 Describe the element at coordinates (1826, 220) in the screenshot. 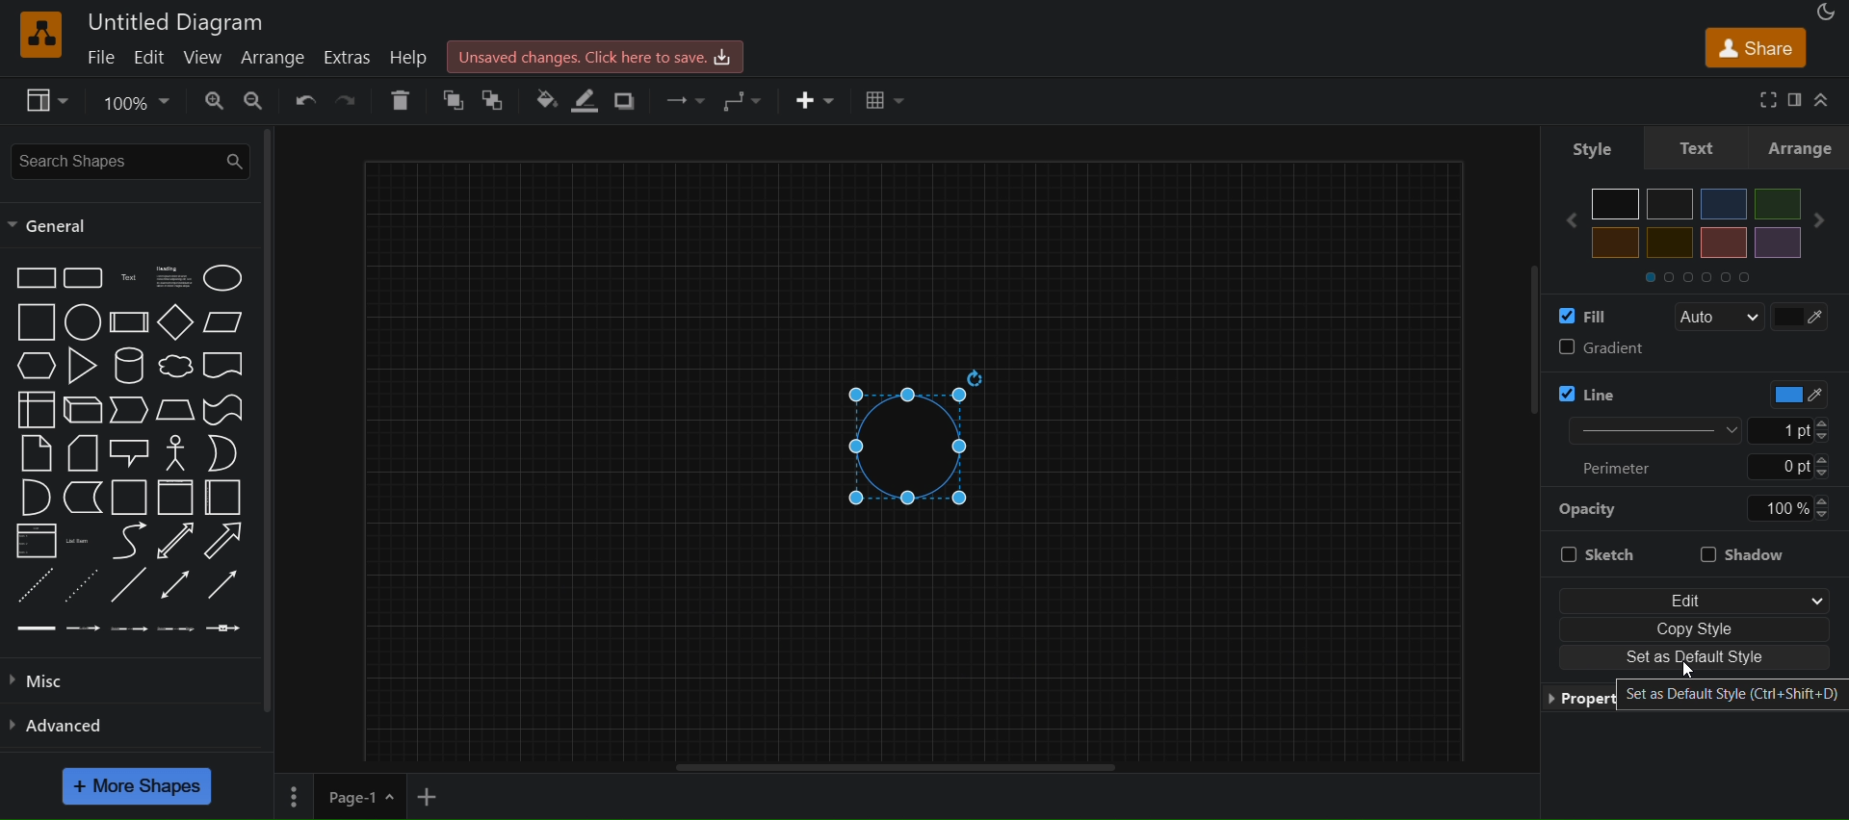

I see `next` at that location.